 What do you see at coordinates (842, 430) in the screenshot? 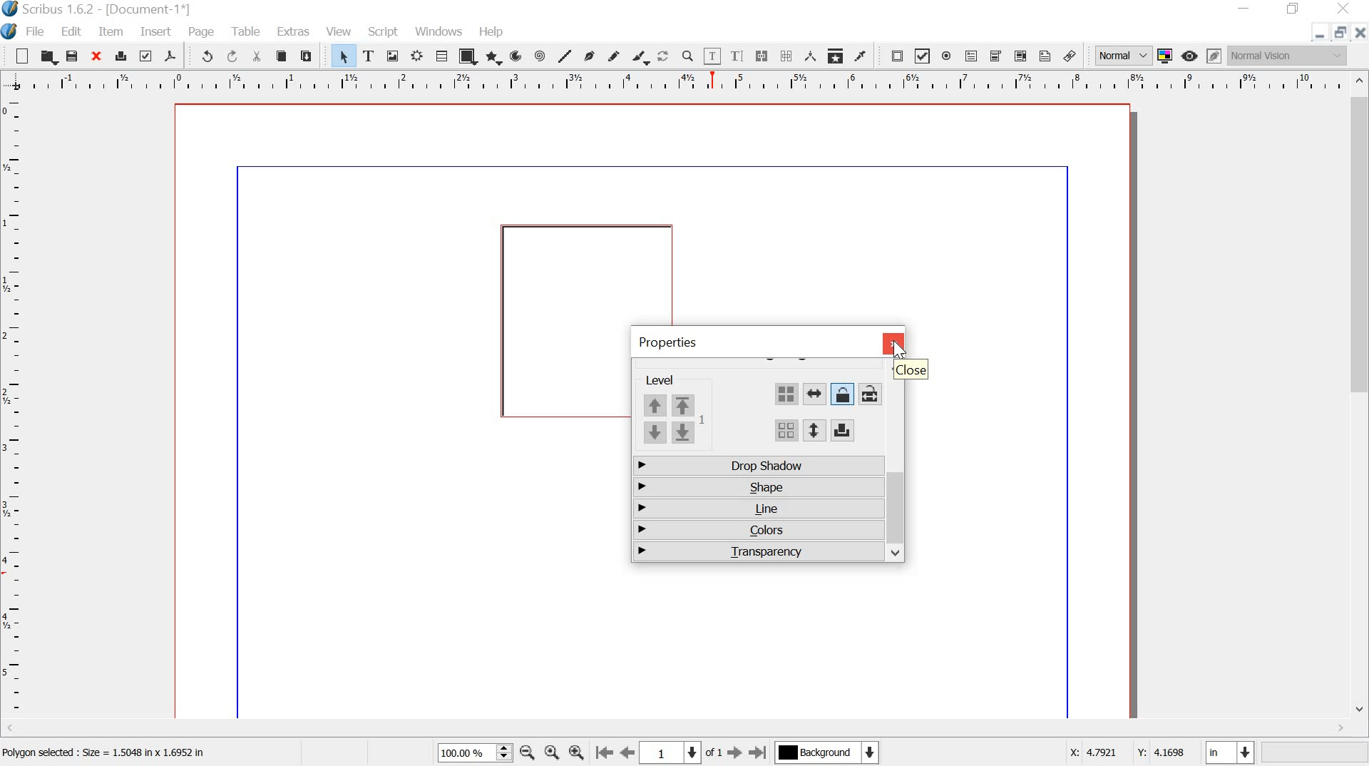
I see `print` at bounding box center [842, 430].